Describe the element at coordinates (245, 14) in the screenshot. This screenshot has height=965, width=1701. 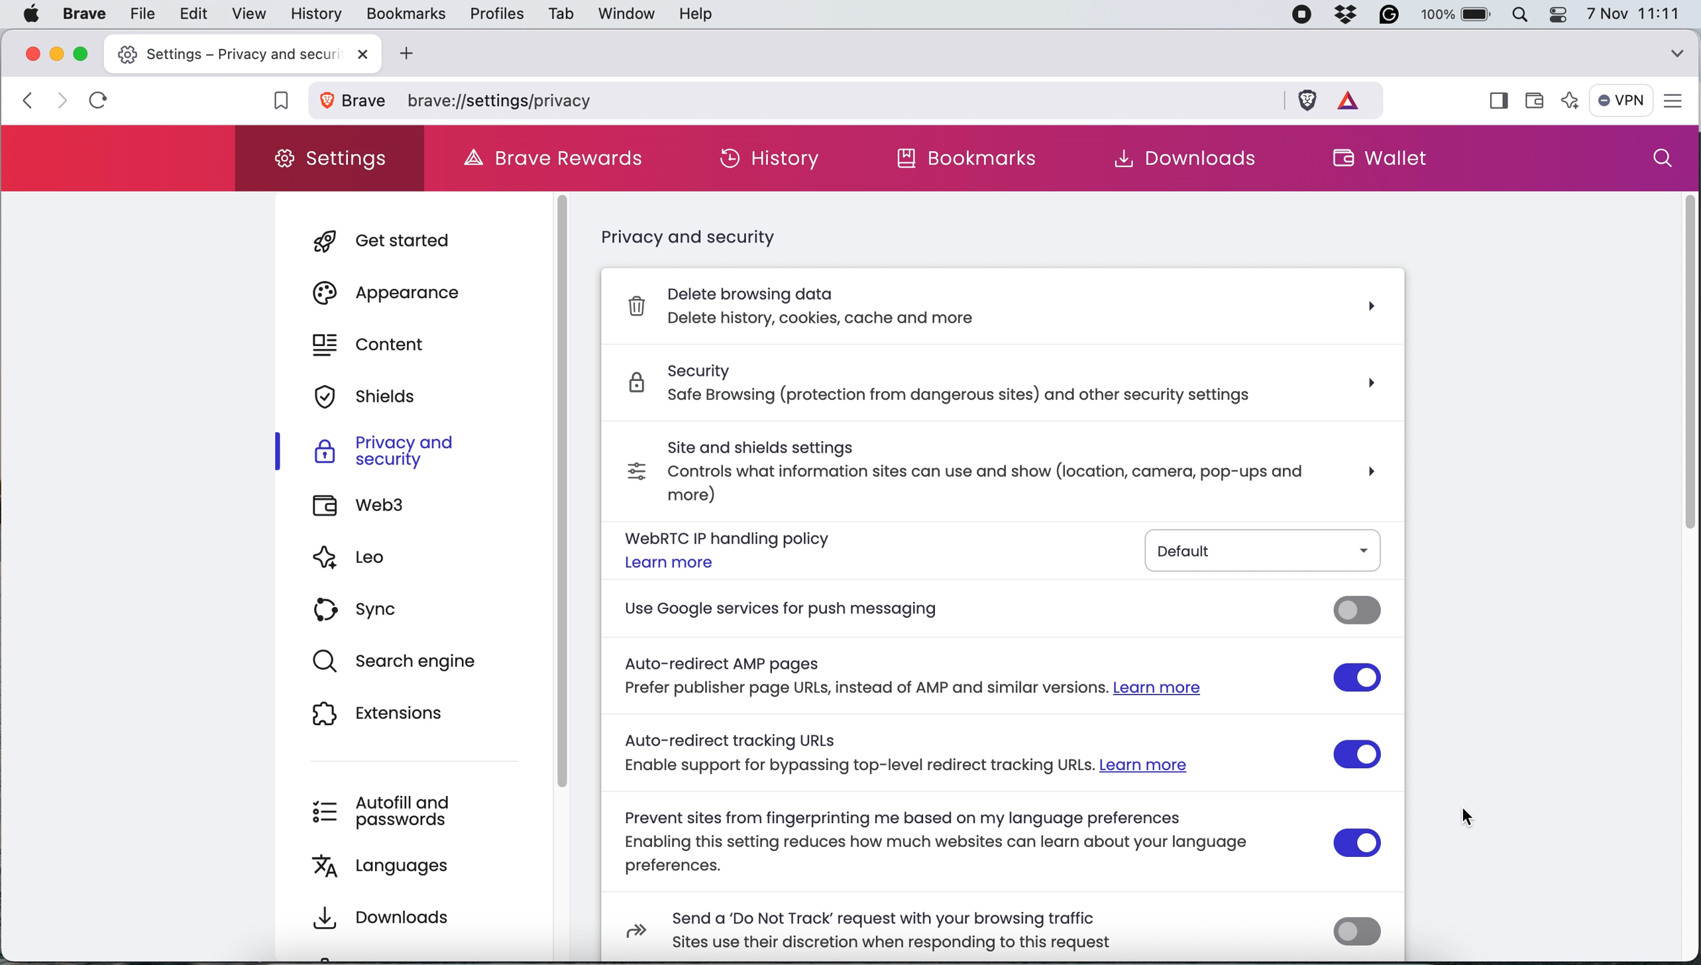
I see `view` at that location.